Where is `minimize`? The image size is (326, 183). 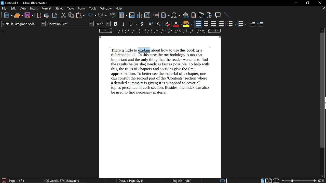
minimize is located at coordinates (296, 3).